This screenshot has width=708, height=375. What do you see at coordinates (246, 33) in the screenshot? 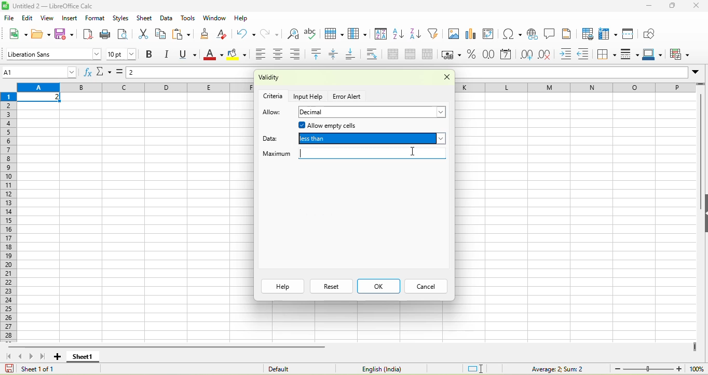
I see `undo` at bounding box center [246, 33].